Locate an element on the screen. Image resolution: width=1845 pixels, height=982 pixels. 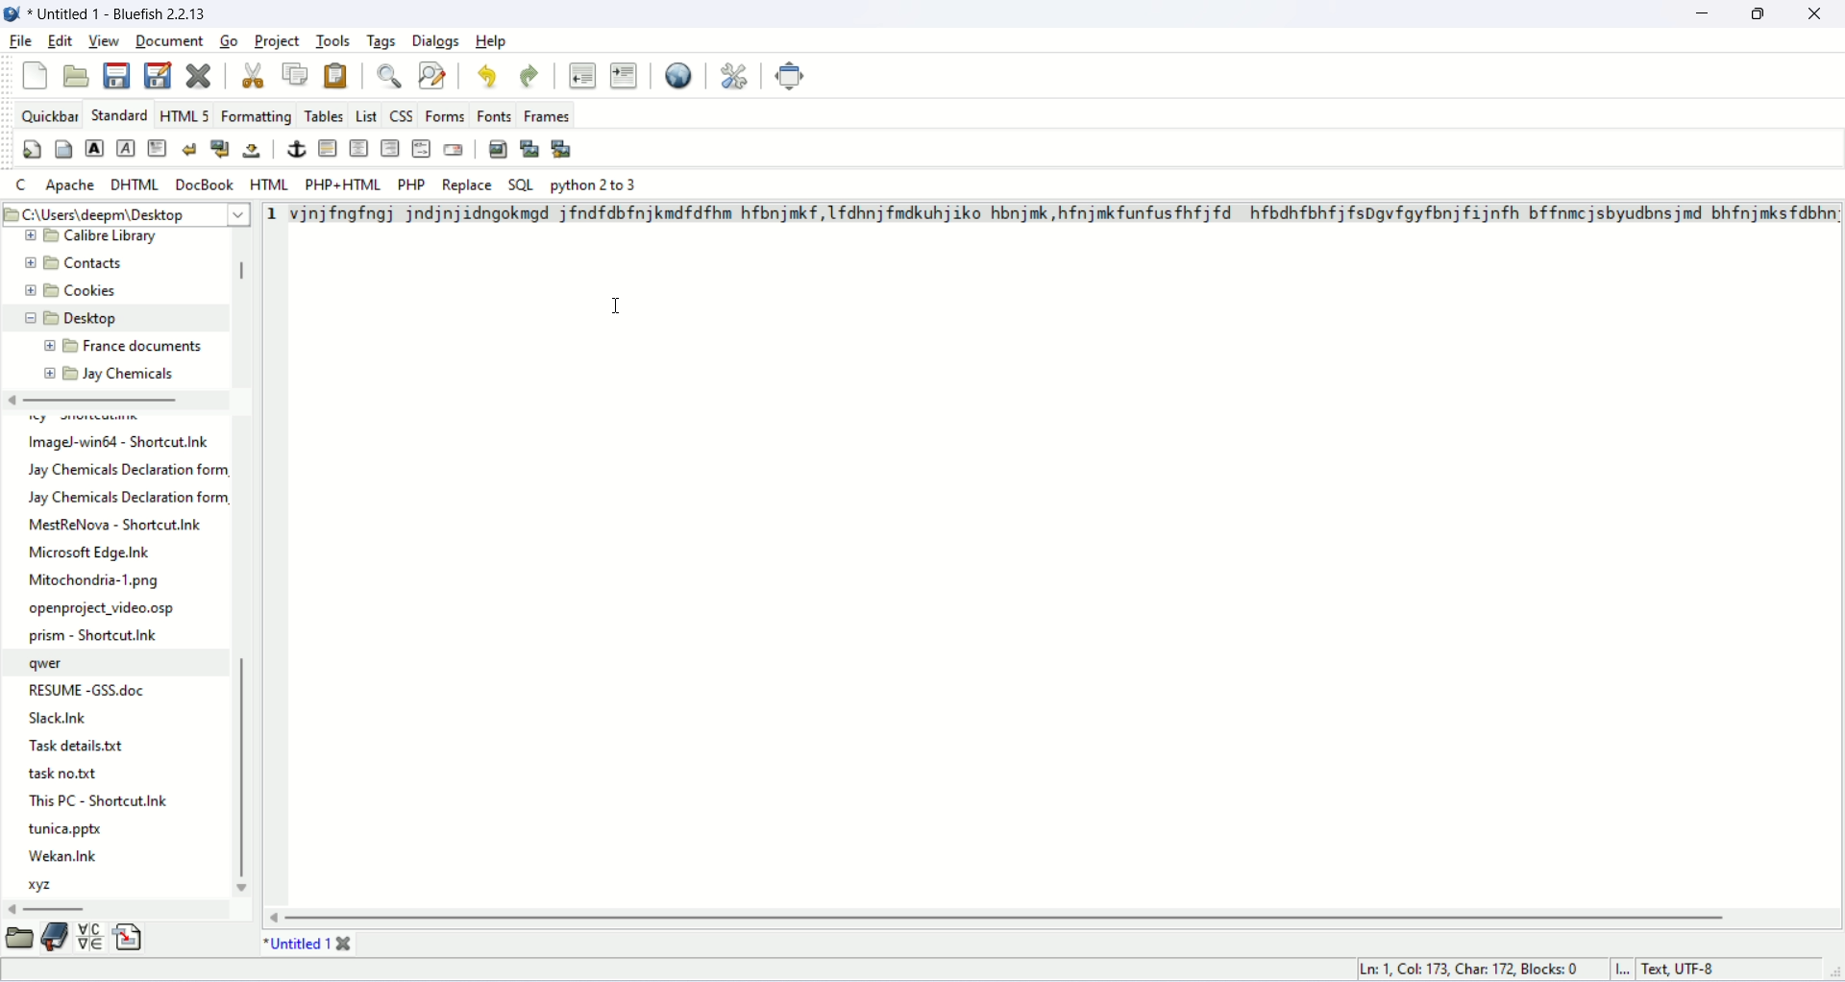
new is located at coordinates (32, 77).